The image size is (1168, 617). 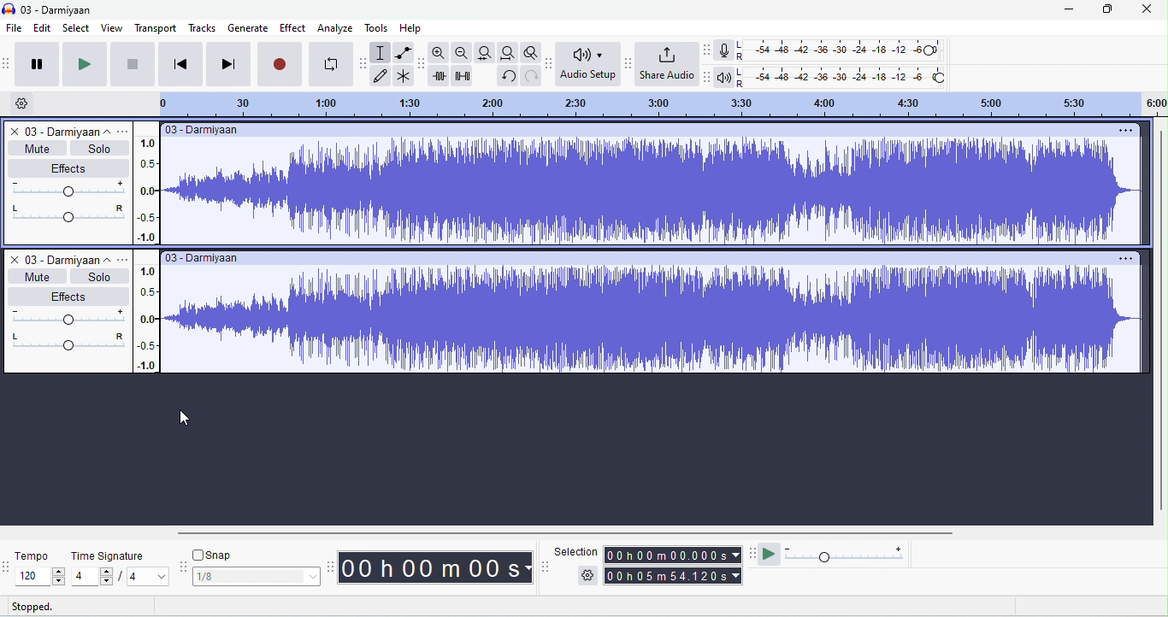 What do you see at coordinates (39, 607) in the screenshot?
I see `stopped` at bounding box center [39, 607].